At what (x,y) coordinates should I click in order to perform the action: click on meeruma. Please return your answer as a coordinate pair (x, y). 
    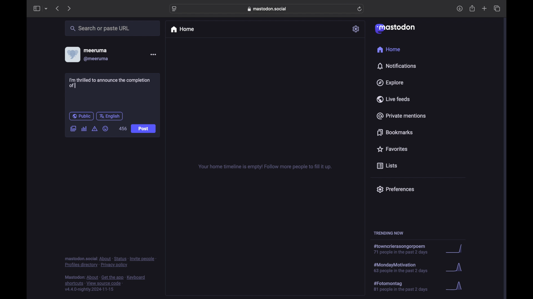
    Looking at the image, I should click on (95, 50).